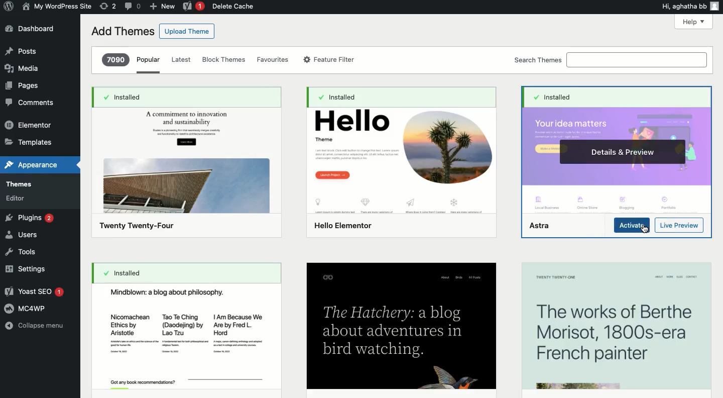 The height and width of the screenshot is (398, 723). Describe the element at coordinates (184, 338) in the screenshot. I see `Mindblown: a blog about philosophy.Nicomachean ~ TaoTeChing | Am Because WeEthics by (Daodejing) by ~~ Are by Fred L.Aristotle Lao Tzu Hord,Got any book rcommendionss?` at that location.